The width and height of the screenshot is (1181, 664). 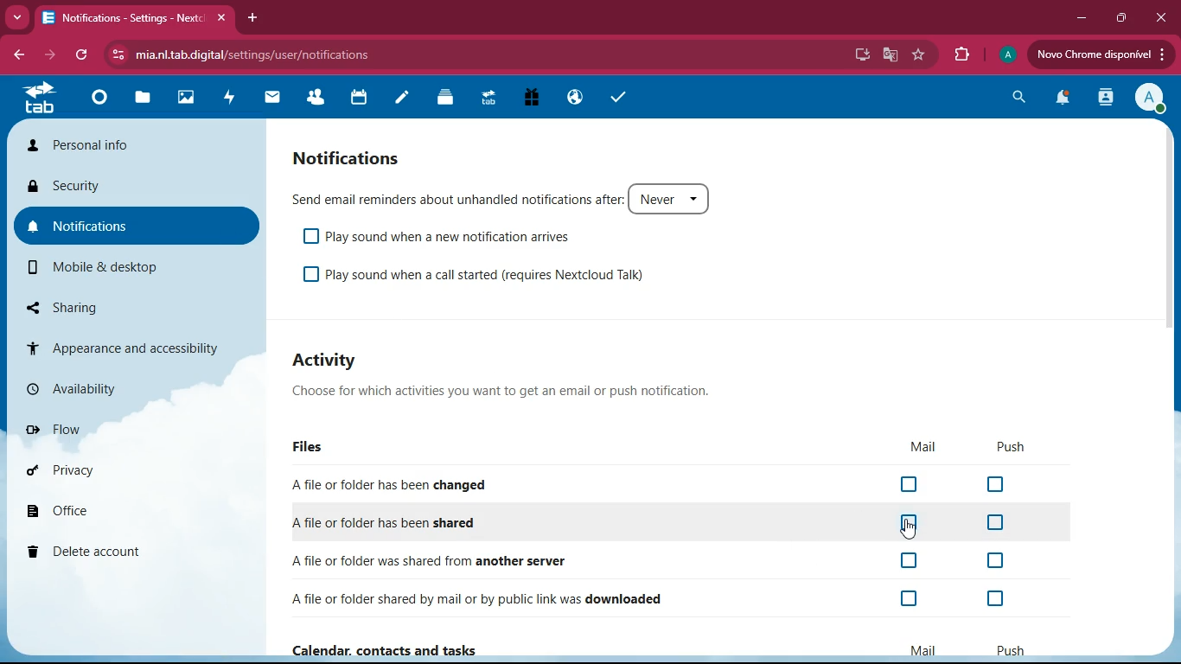 I want to click on forward, so click(x=43, y=55).